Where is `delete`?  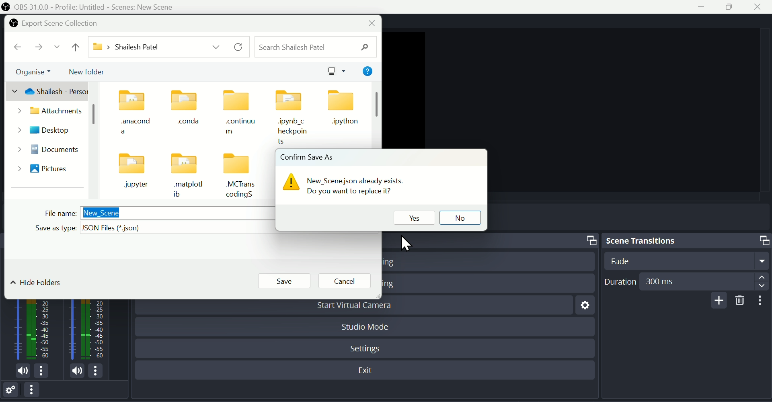
delete is located at coordinates (740, 301).